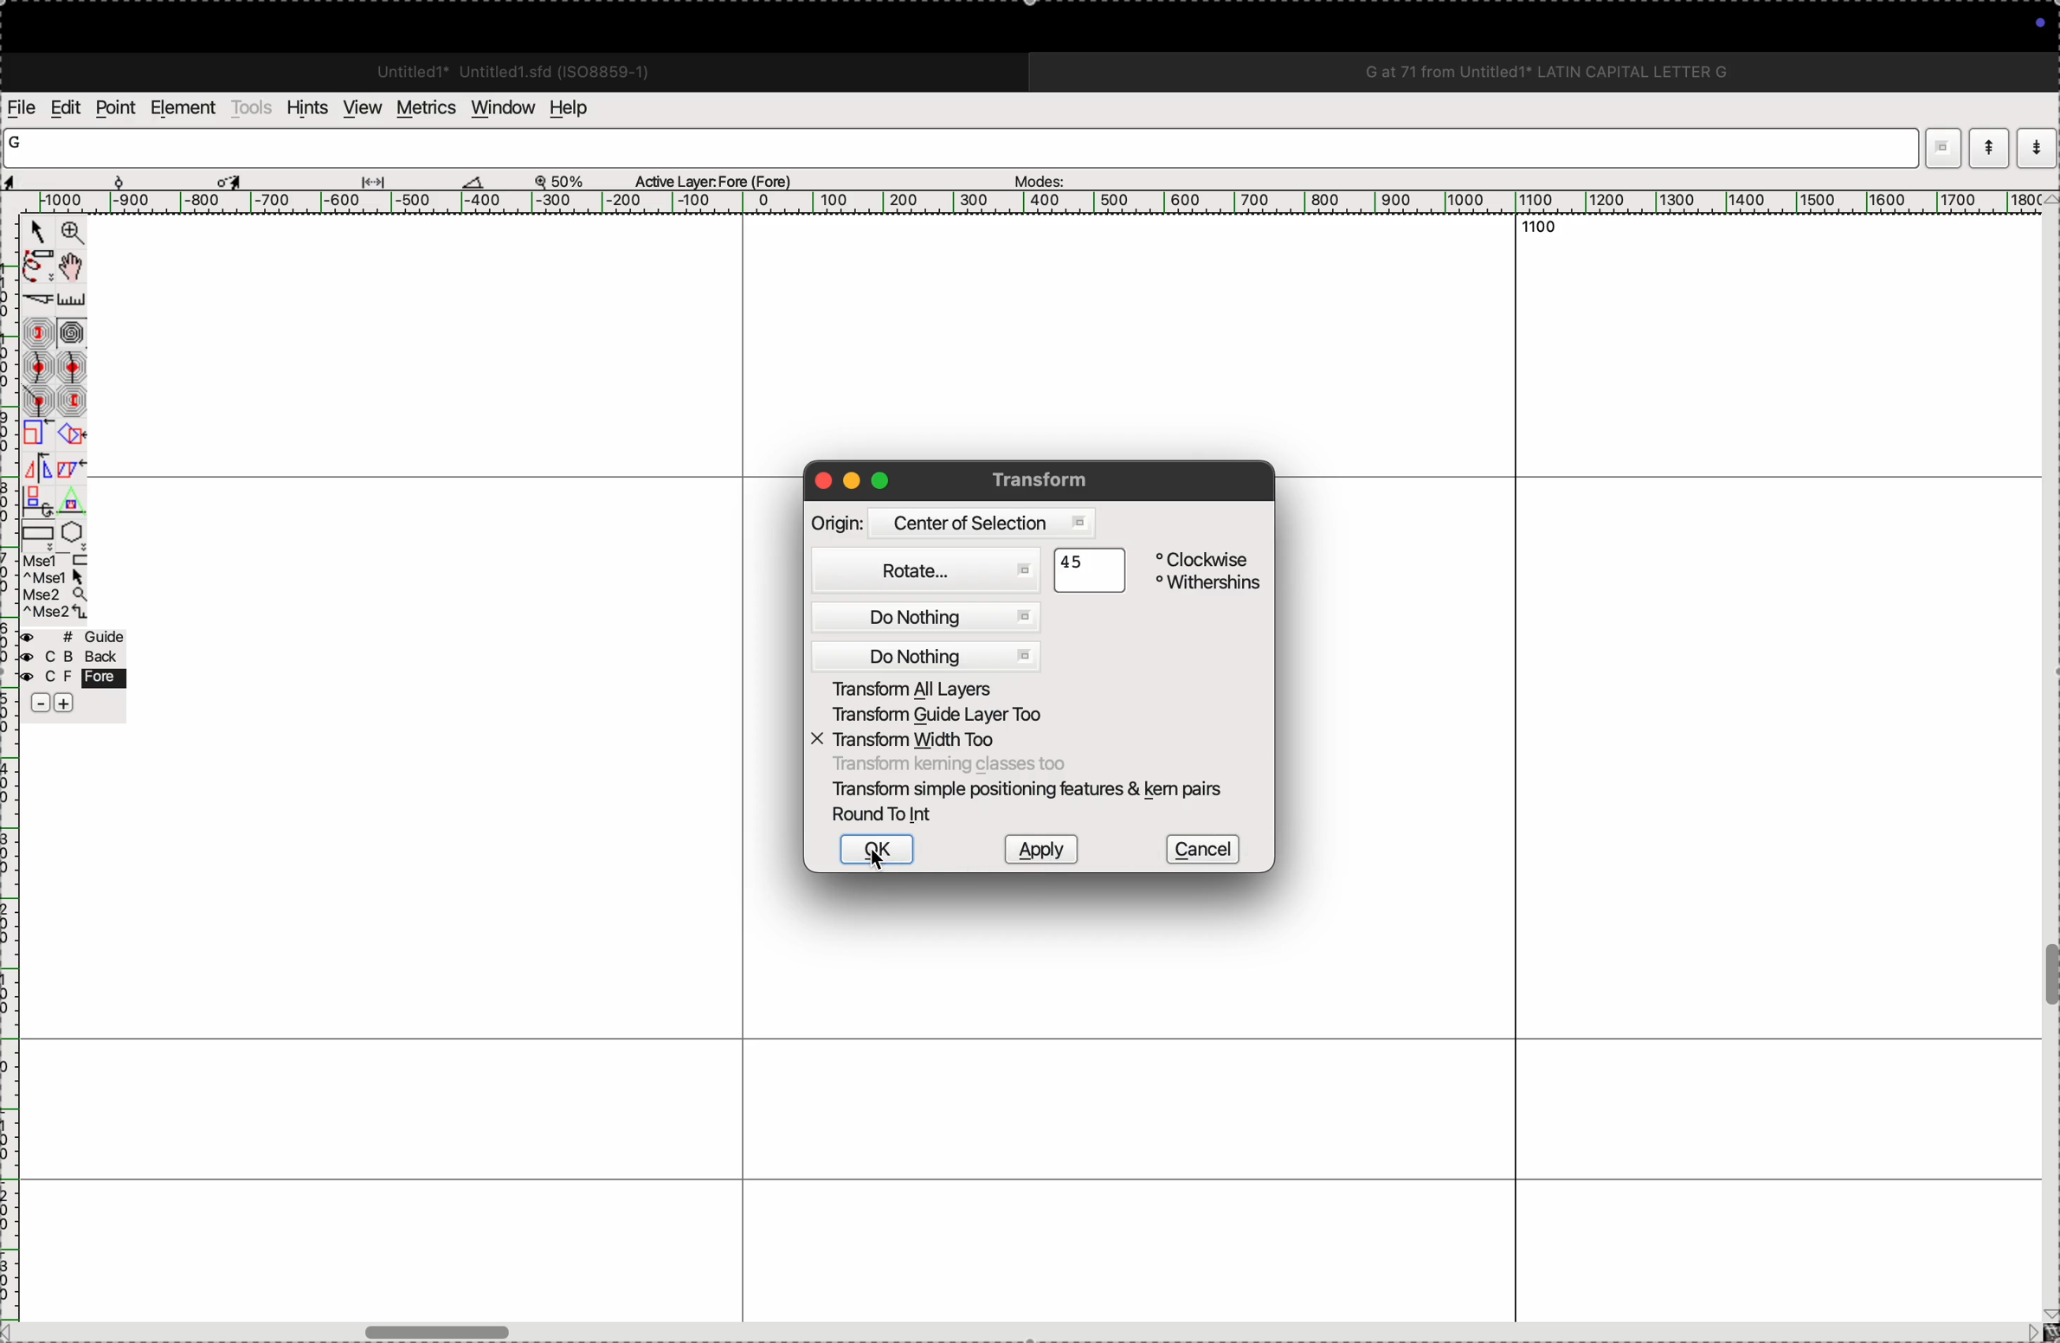  What do you see at coordinates (72, 677) in the screenshot?
I see `fore layer` at bounding box center [72, 677].